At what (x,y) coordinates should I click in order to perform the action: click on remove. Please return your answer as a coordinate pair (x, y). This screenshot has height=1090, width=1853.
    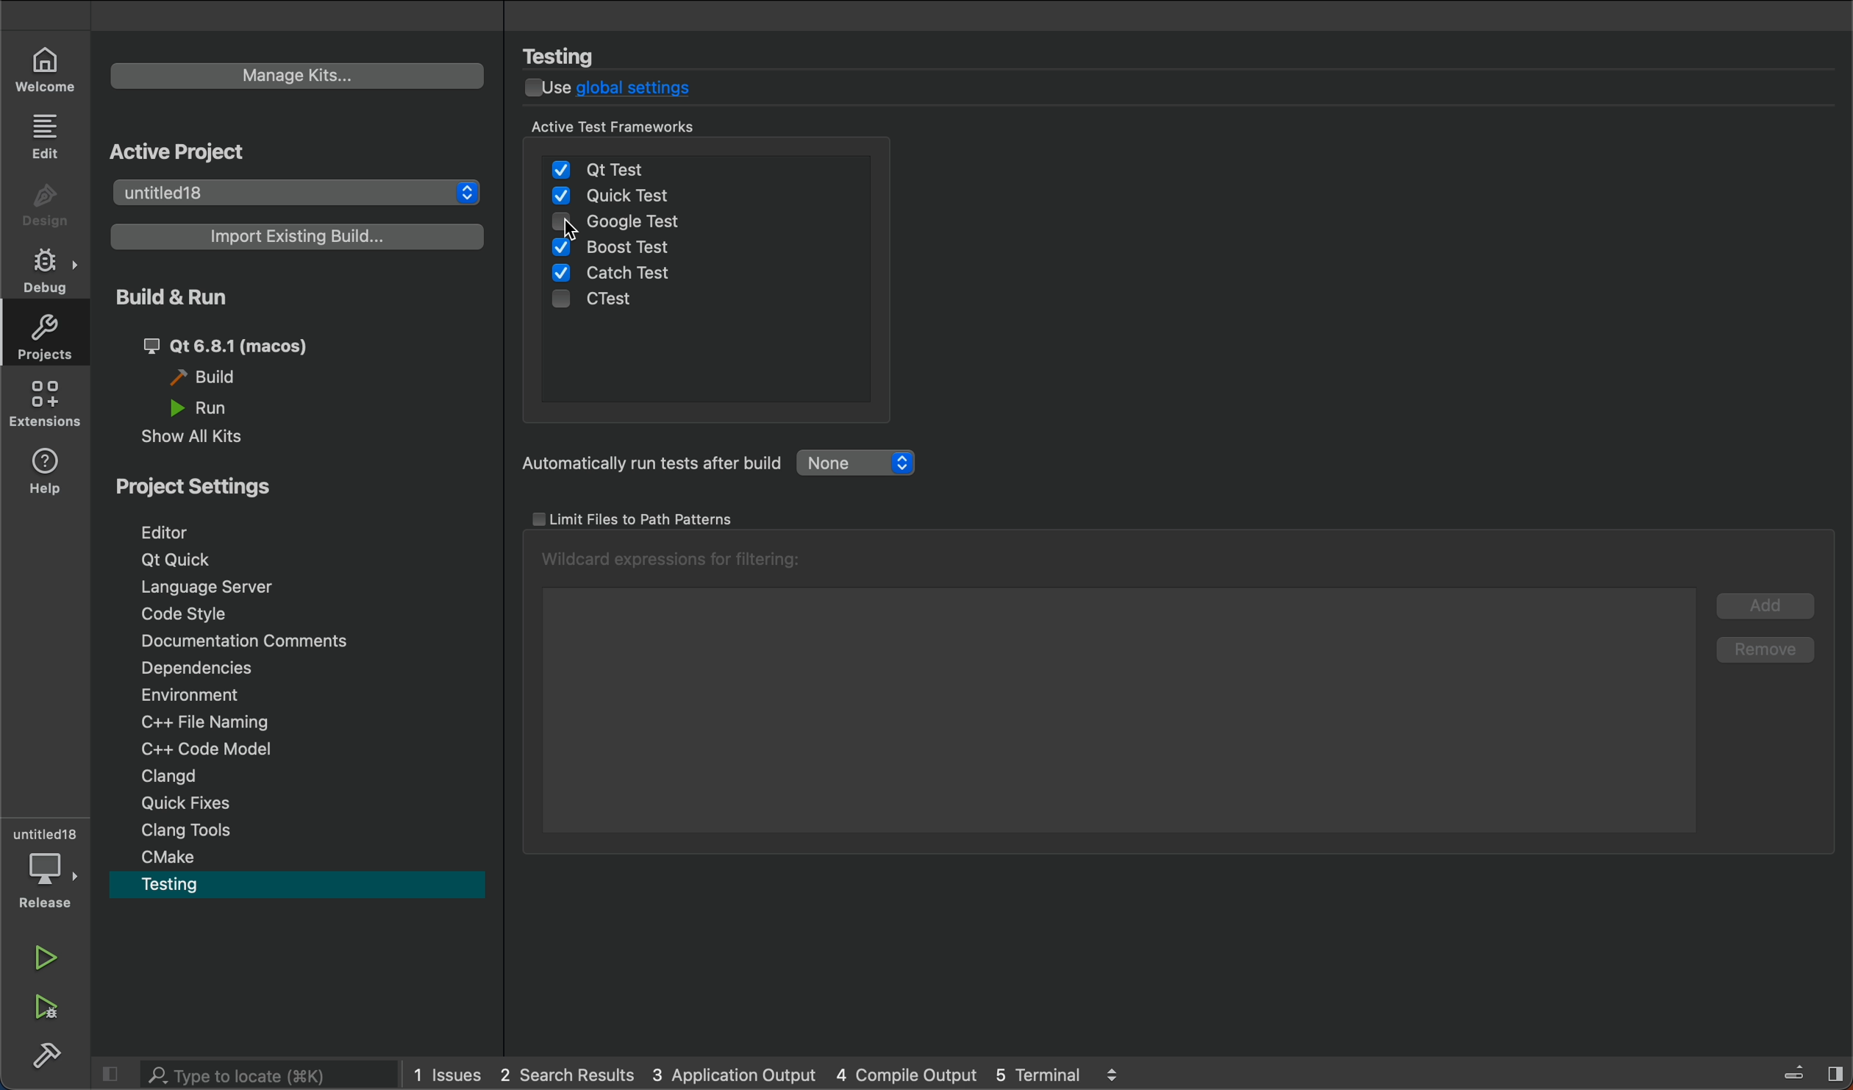
    Looking at the image, I should click on (1760, 655).